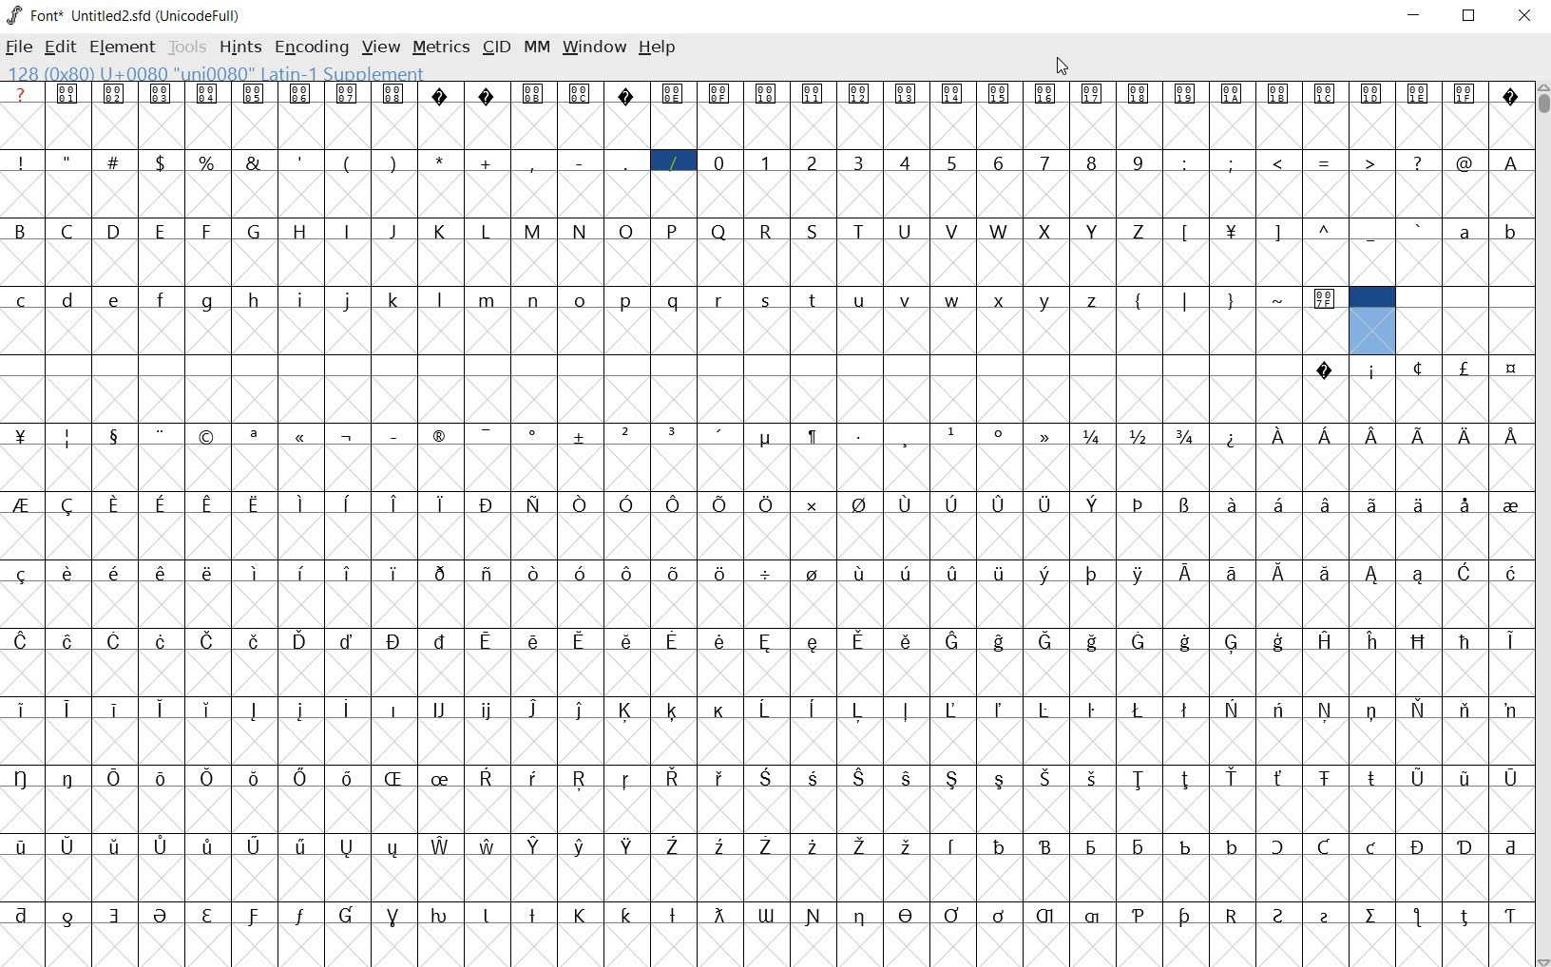  Describe the element at coordinates (957, 230) in the screenshot. I see `V` at that location.